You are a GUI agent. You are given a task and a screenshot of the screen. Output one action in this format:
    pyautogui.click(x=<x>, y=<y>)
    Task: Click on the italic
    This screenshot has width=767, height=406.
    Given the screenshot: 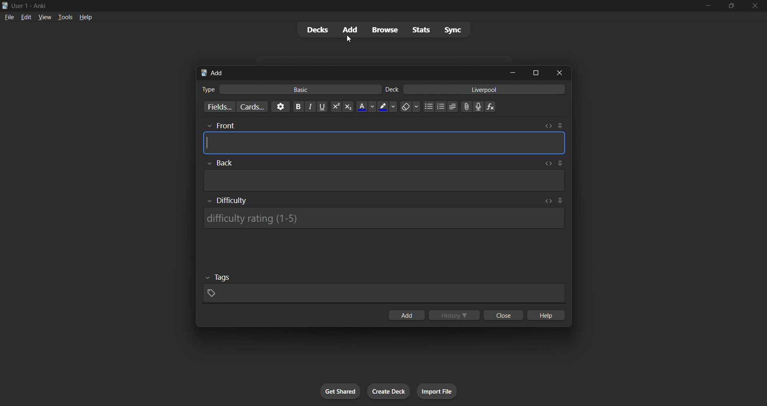 What is the action you would take?
    pyautogui.click(x=311, y=107)
    